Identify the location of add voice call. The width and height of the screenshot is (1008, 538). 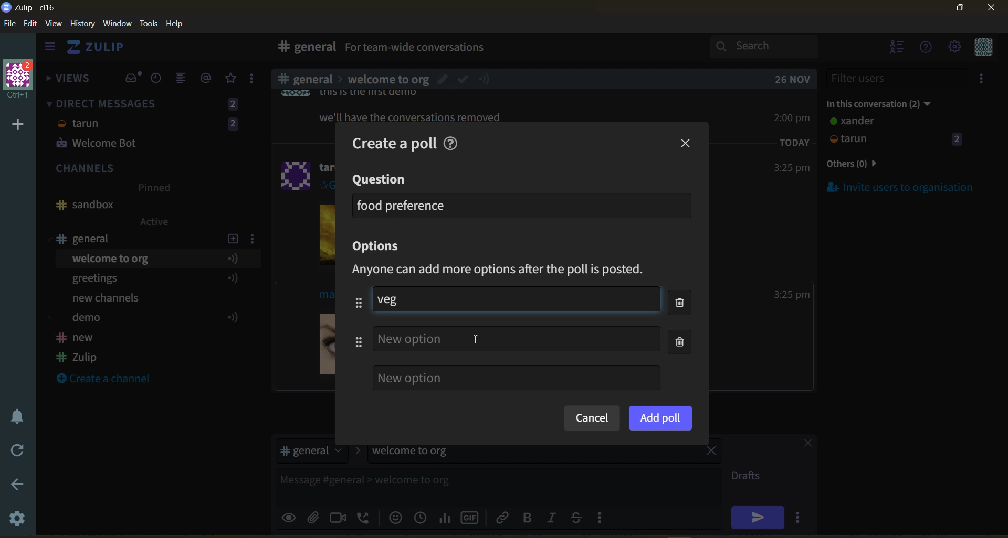
(364, 517).